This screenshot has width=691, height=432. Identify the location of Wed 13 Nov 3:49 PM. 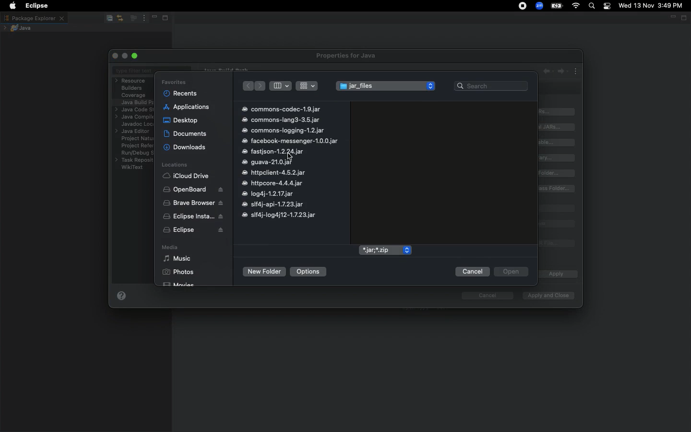
(651, 5).